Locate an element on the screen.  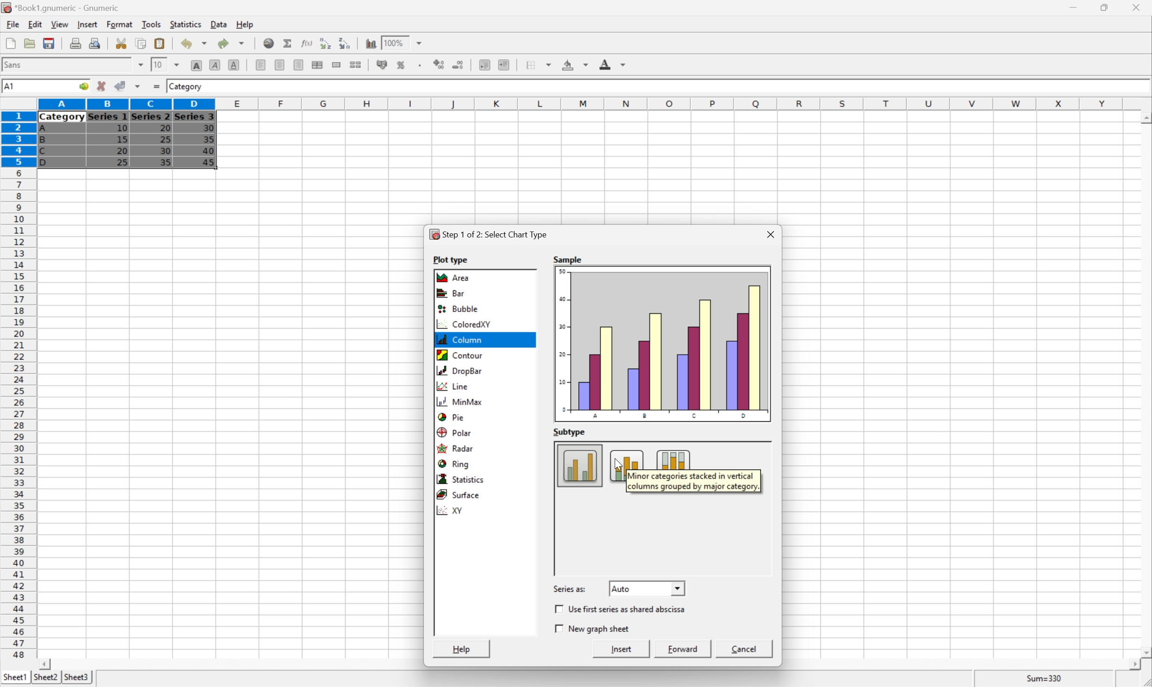
Italic is located at coordinates (214, 65).